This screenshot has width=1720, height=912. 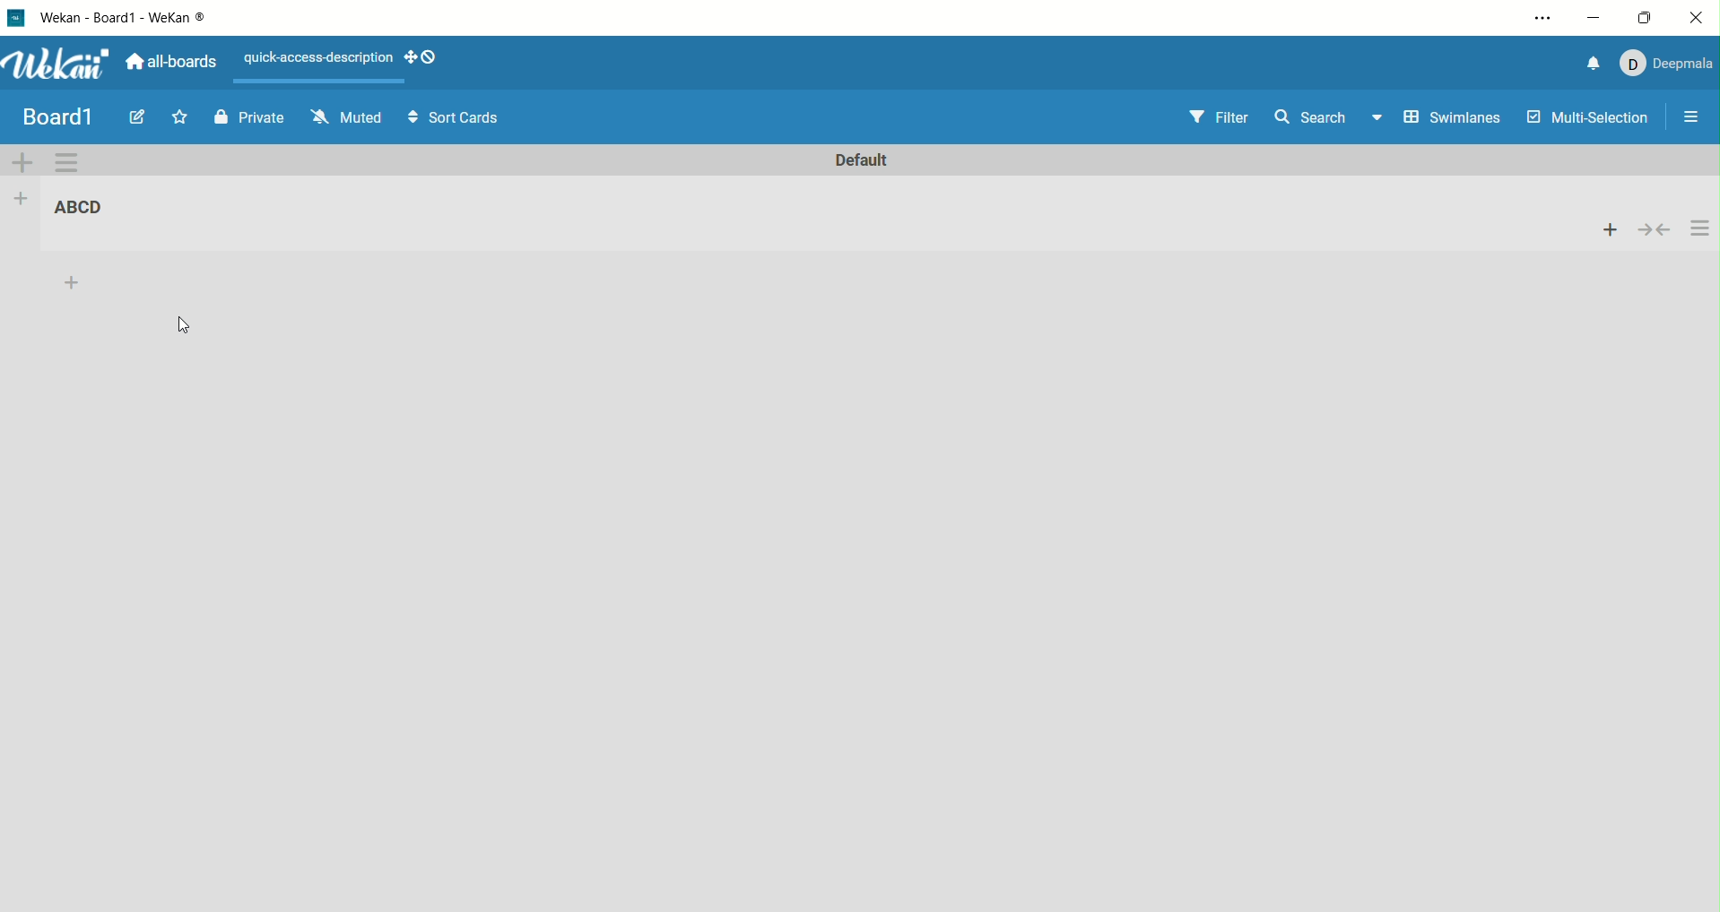 What do you see at coordinates (1596, 20) in the screenshot?
I see `minimize` at bounding box center [1596, 20].